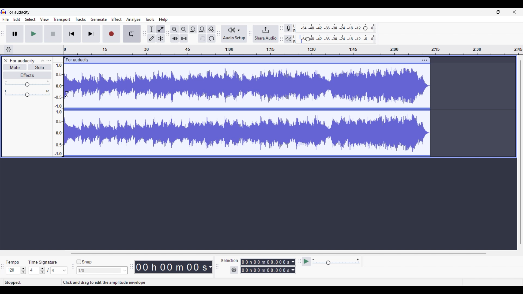 This screenshot has height=294, width=523. What do you see at coordinates (15, 68) in the screenshot?
I see `Mute` at bounding box center [15, 68].